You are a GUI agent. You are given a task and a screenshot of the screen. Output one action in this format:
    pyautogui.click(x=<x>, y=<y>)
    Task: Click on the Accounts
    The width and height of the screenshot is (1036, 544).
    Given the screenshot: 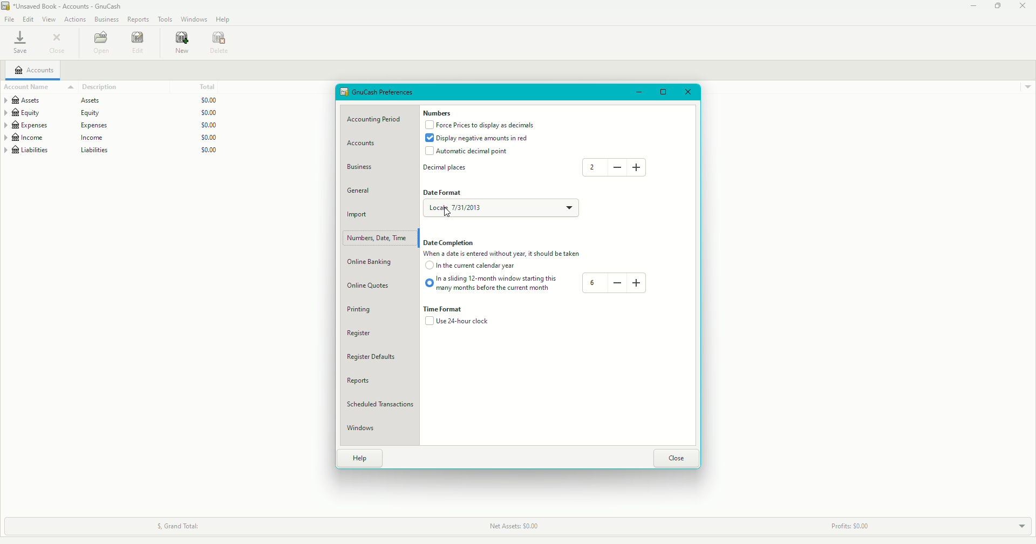 What is the action you would take?
    pyautogui.click(x=35, y=71)
    